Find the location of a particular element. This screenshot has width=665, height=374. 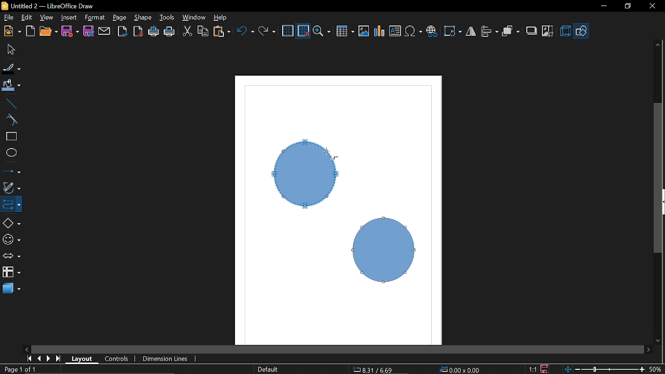

Open template is located at coordinates (30, 31).